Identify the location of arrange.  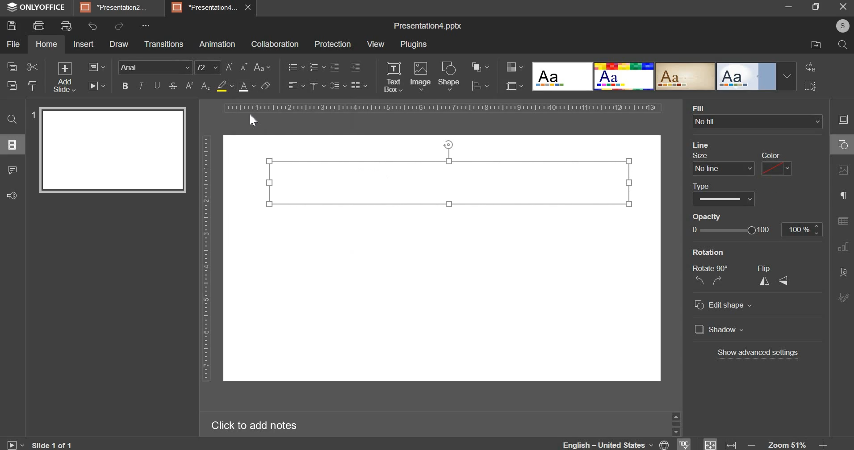
(478, 67).